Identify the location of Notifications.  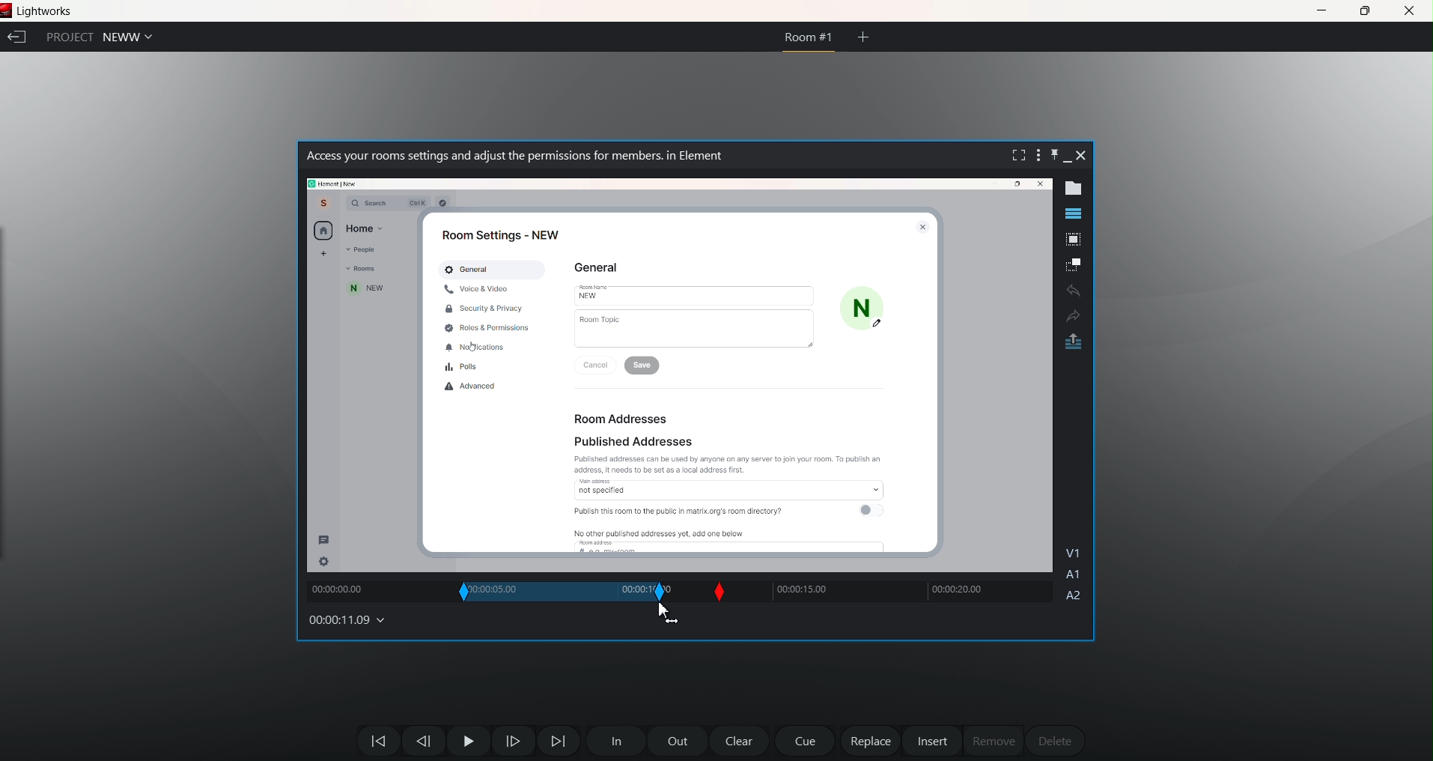
(478, 347).